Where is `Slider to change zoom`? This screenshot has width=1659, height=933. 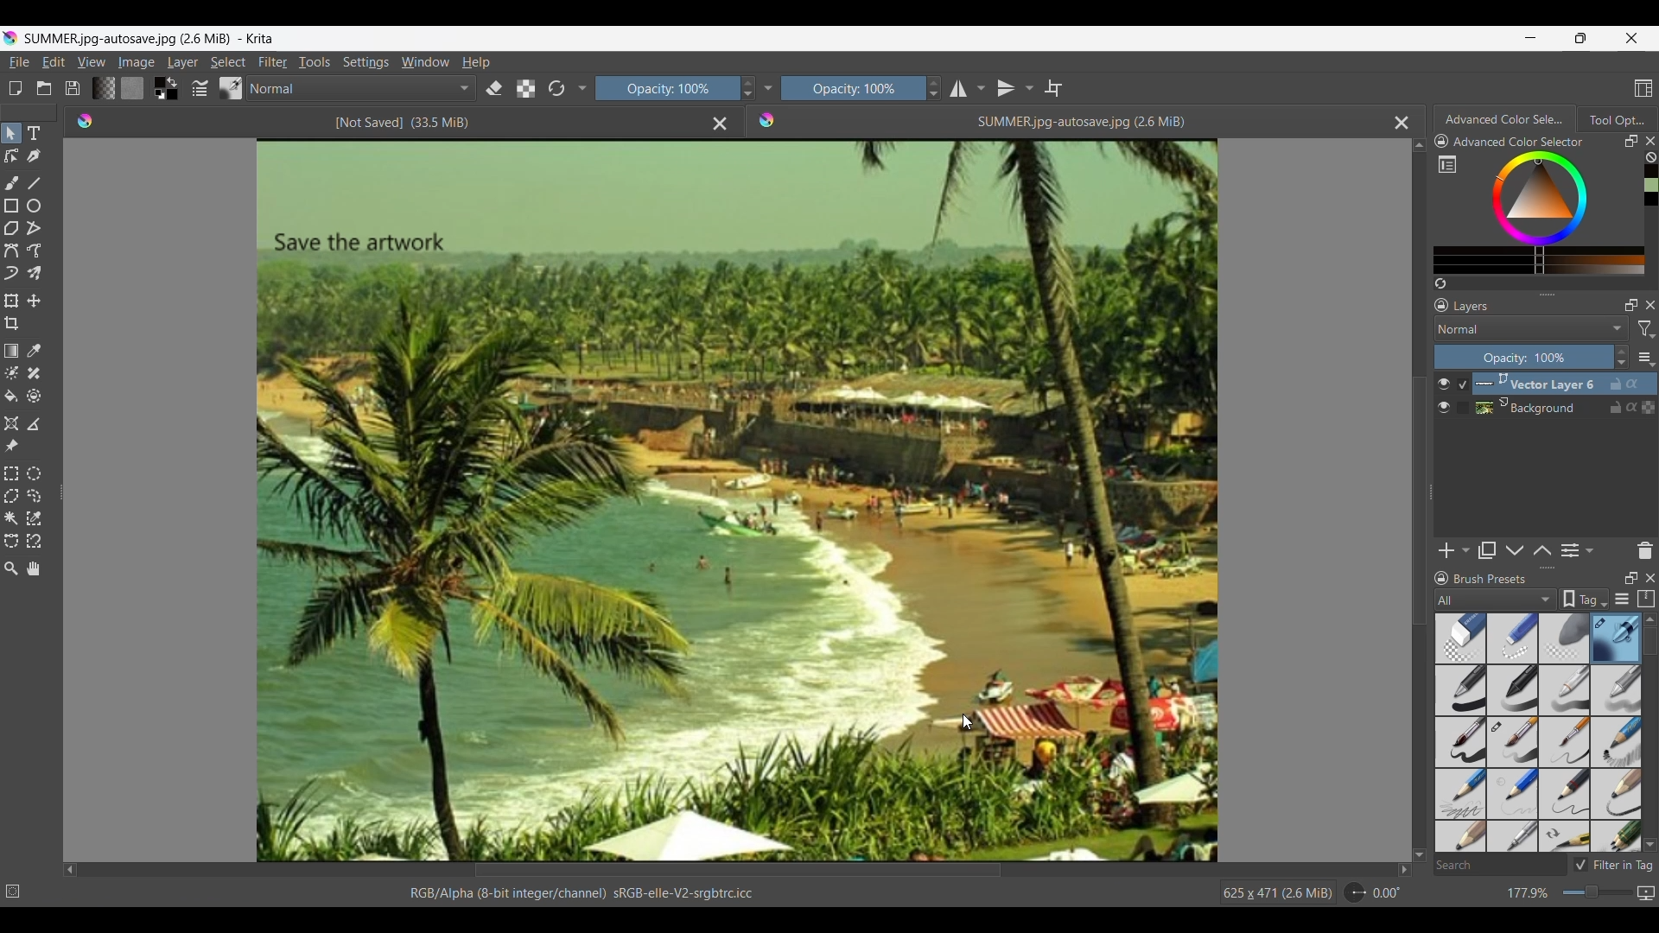 Slider to change zoom is located at coordinates (1597, 892).